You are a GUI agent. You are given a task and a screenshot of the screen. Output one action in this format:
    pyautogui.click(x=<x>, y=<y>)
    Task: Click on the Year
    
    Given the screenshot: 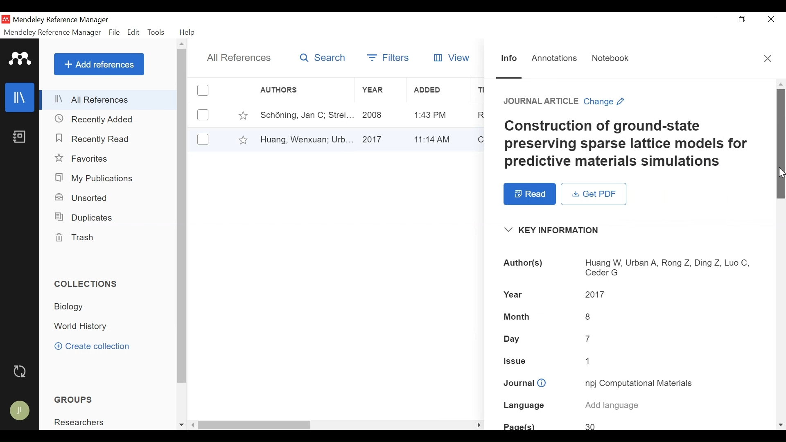 What is the action you would take?
    pyautogui.click(x=379, y=115)
    